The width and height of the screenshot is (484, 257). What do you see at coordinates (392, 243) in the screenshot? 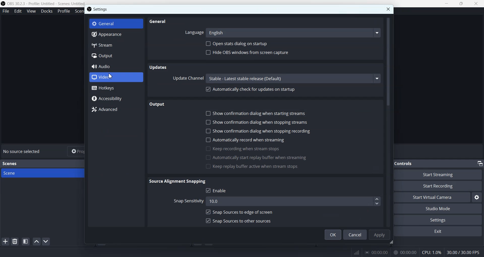
I see `Window adjuster` at bounding box center [392, 243].